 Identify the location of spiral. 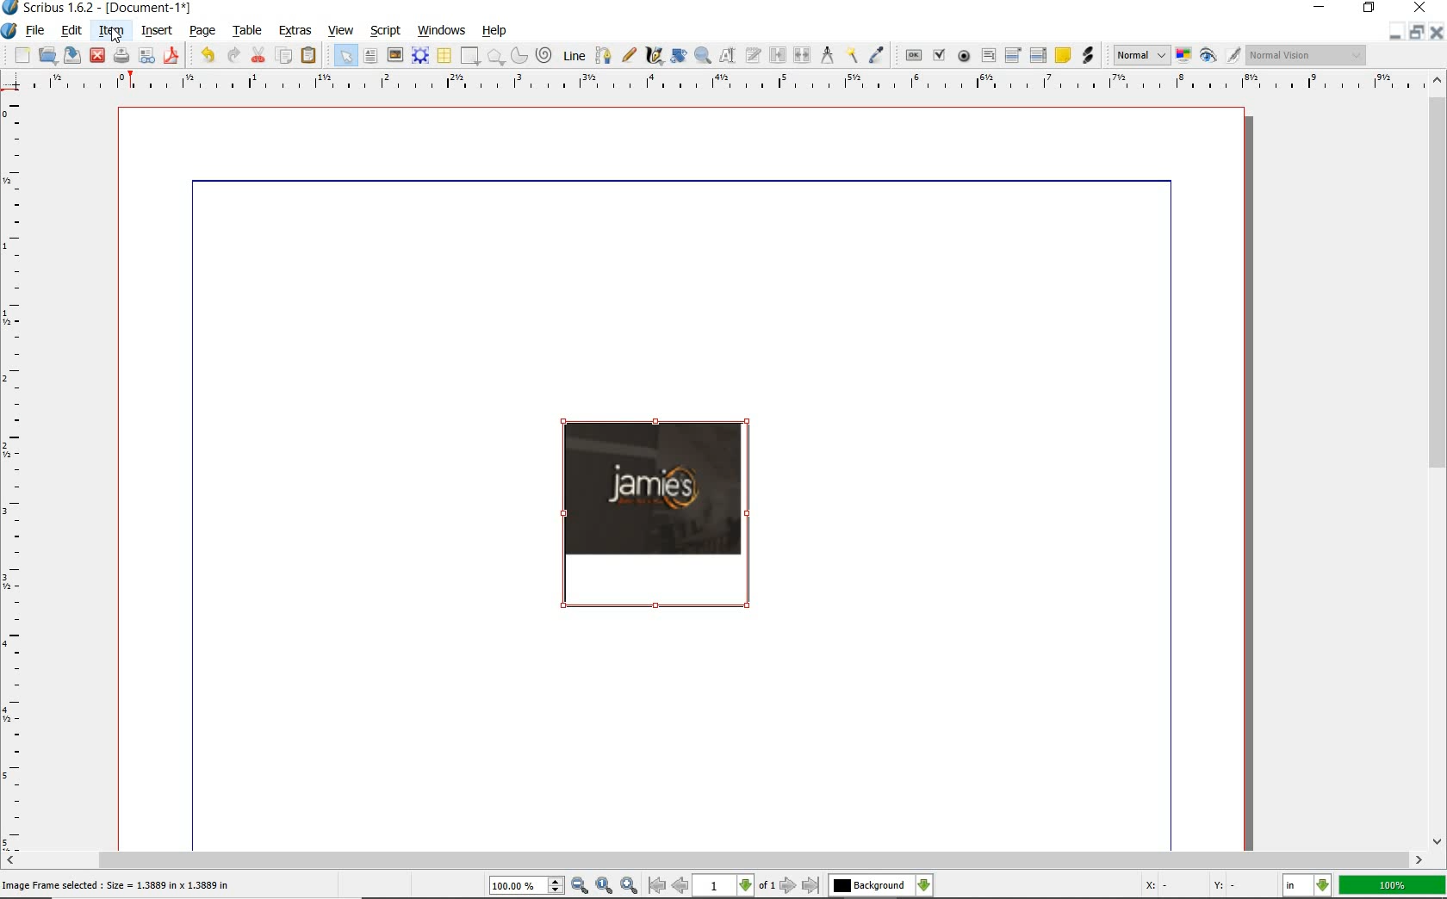
(544, 54).